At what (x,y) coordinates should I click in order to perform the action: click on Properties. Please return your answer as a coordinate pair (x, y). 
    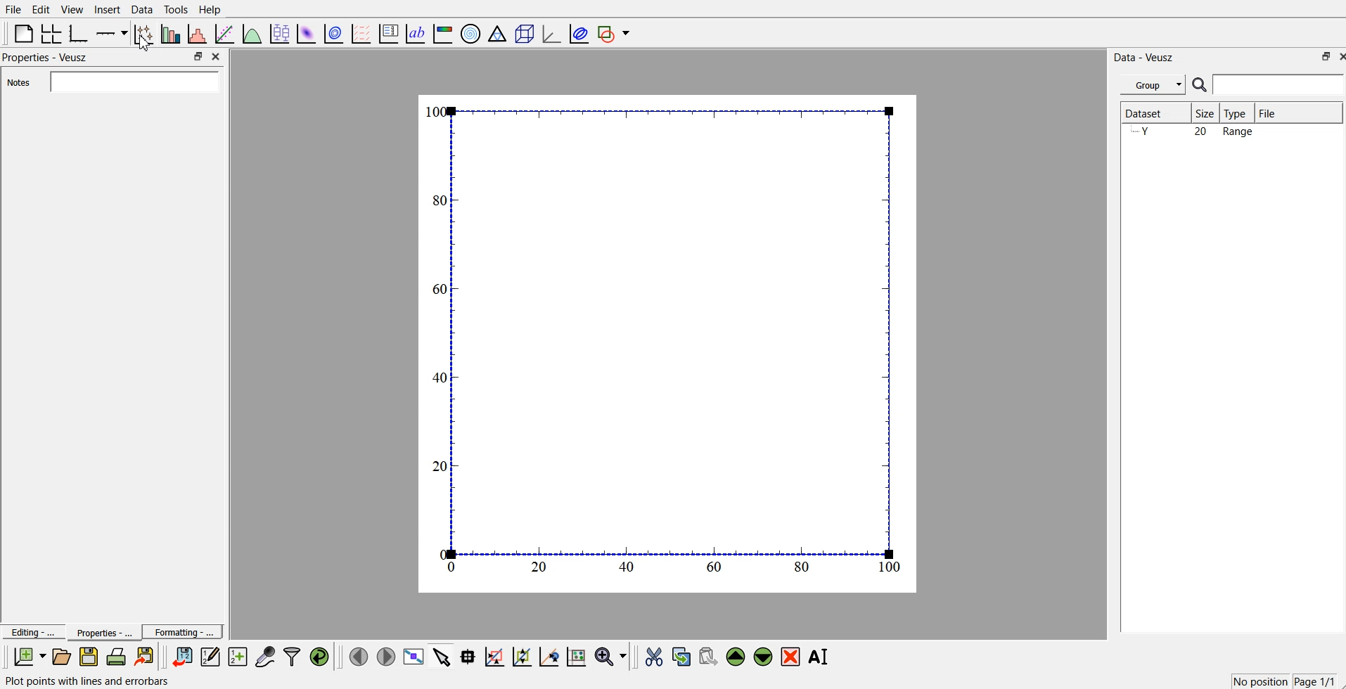
    Looking at the image, I should click on (99, 632).